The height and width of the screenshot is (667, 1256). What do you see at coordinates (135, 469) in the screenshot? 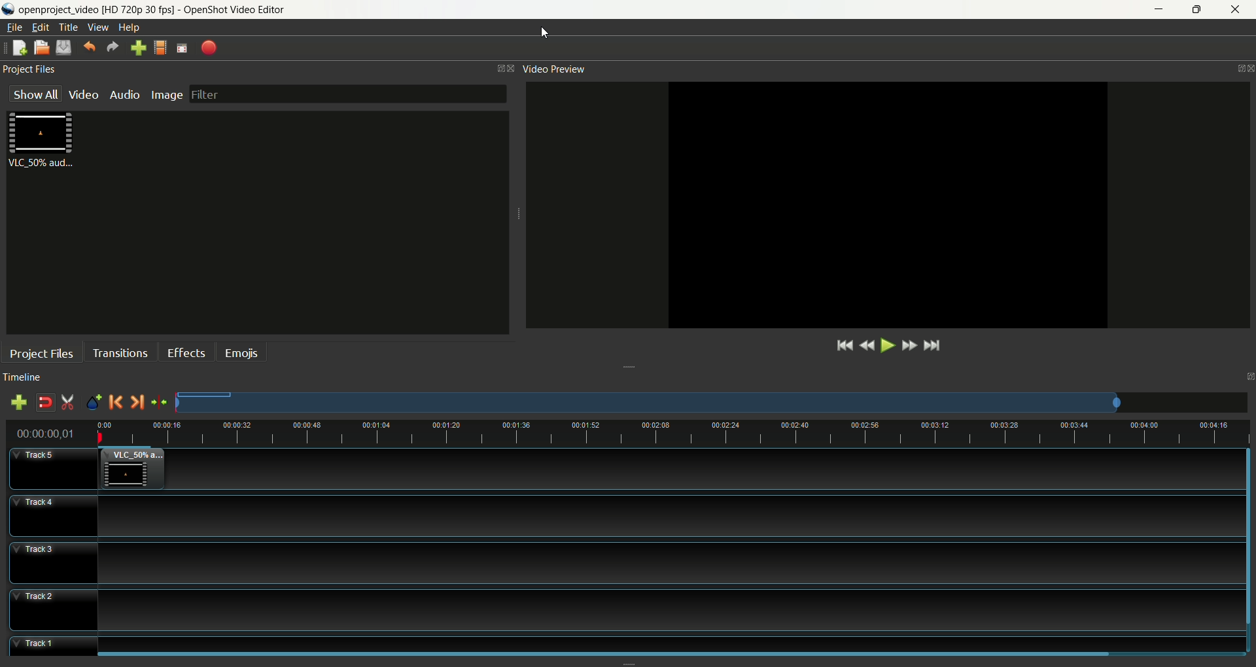
I see `video clip` at bounding box center [135, 469].